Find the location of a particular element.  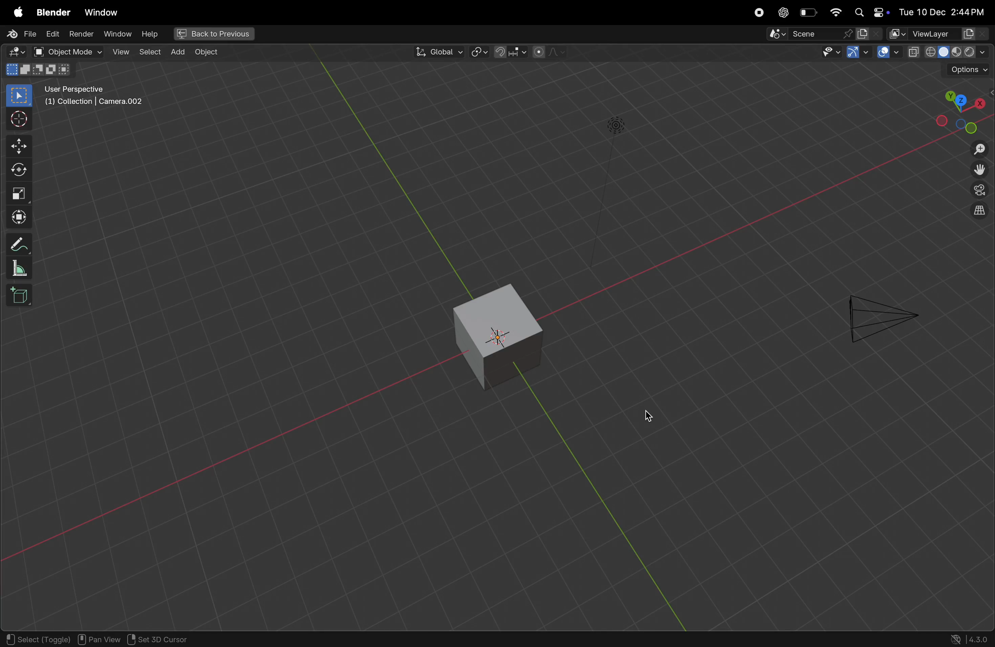

add is located at coordinates (177, 51).